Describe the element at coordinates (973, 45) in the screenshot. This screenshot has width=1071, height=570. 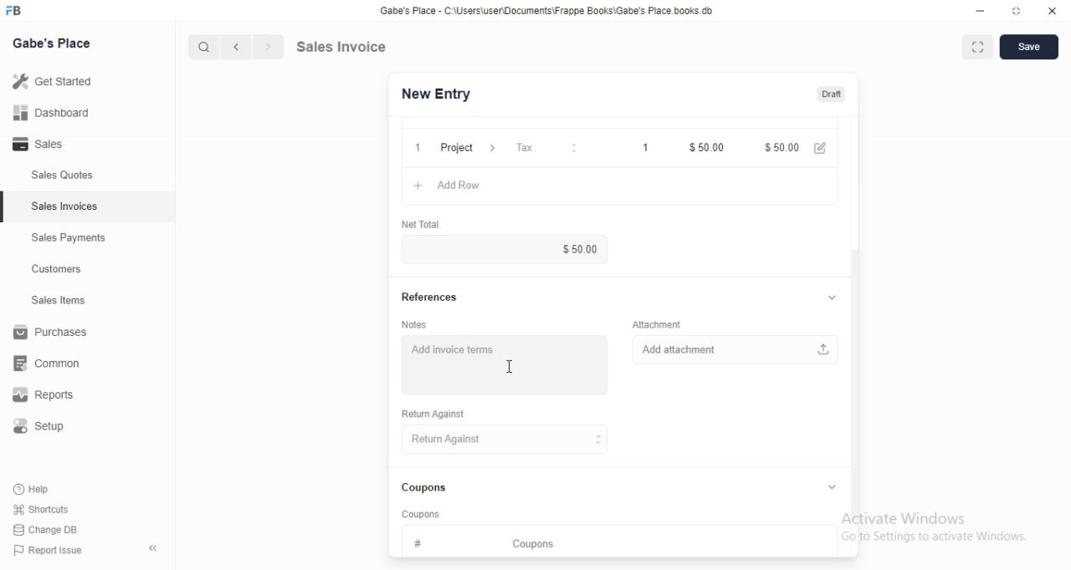
I see `maximise` at that location.